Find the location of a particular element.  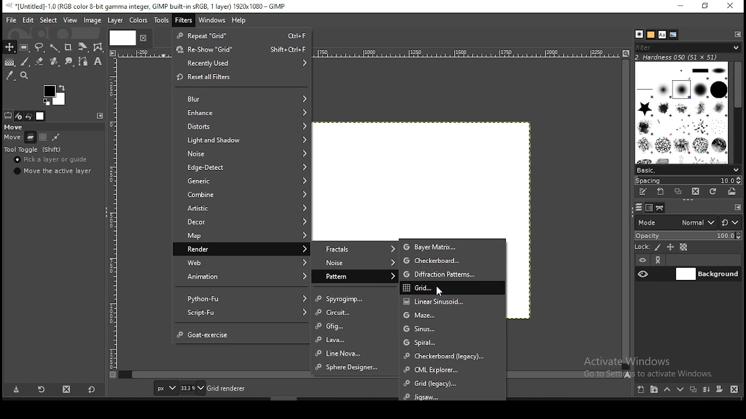

new layer group is located at coordinates (656, 389).